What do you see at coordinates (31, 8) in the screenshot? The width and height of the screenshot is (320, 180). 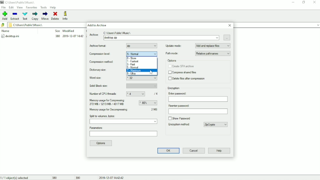 I see `Favorites` at bounding box center [31, 8].